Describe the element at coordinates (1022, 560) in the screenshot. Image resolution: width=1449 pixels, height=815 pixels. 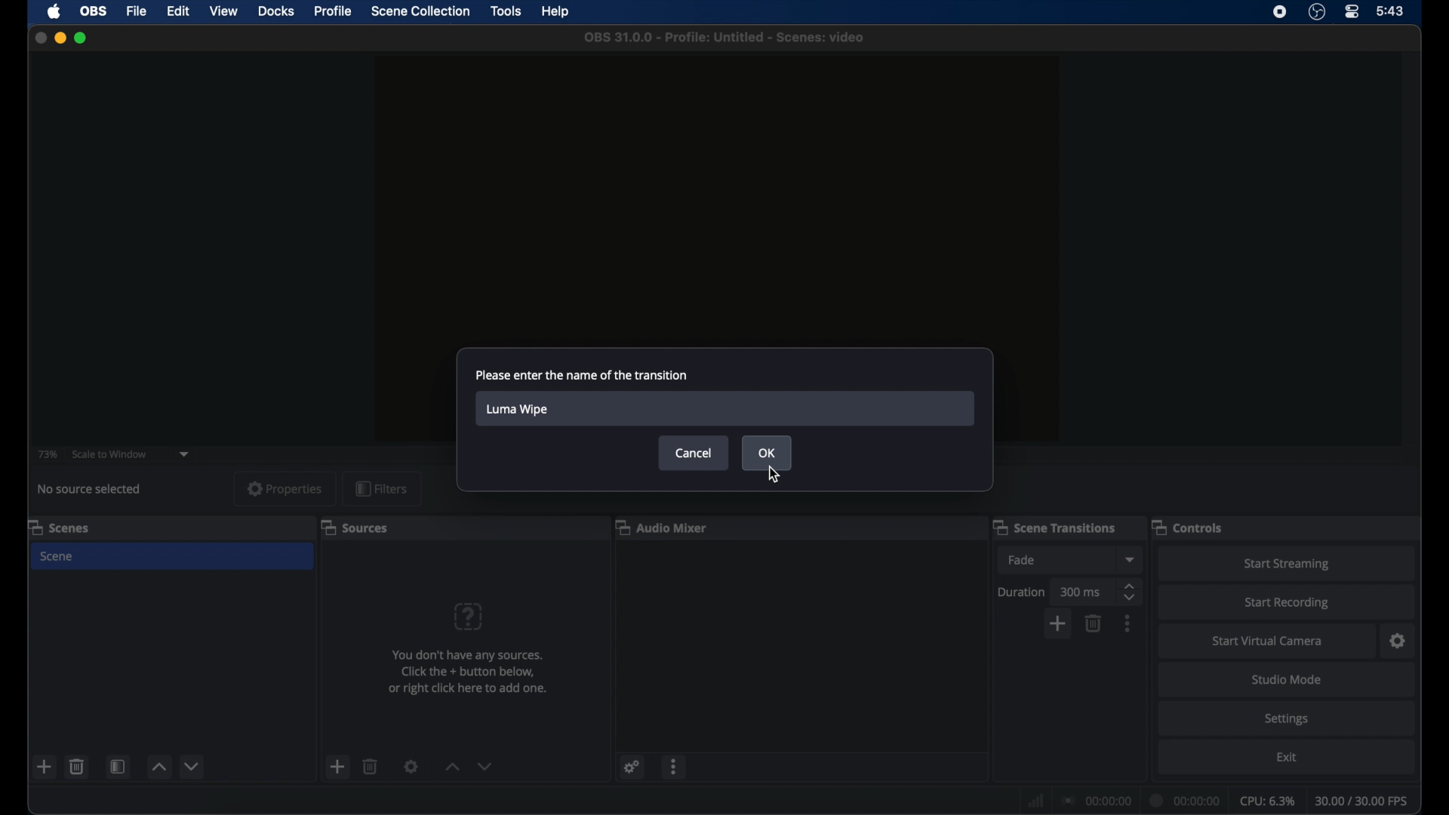
I see `fade` at that location.